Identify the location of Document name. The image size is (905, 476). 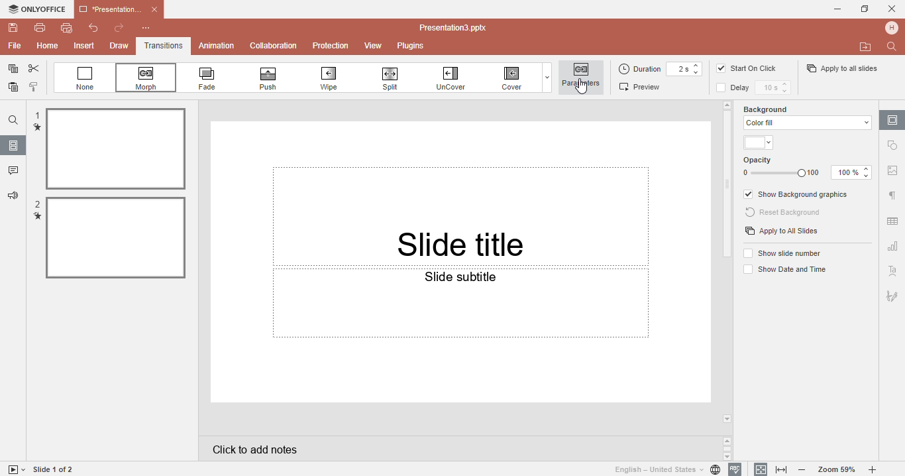
(456, 28).